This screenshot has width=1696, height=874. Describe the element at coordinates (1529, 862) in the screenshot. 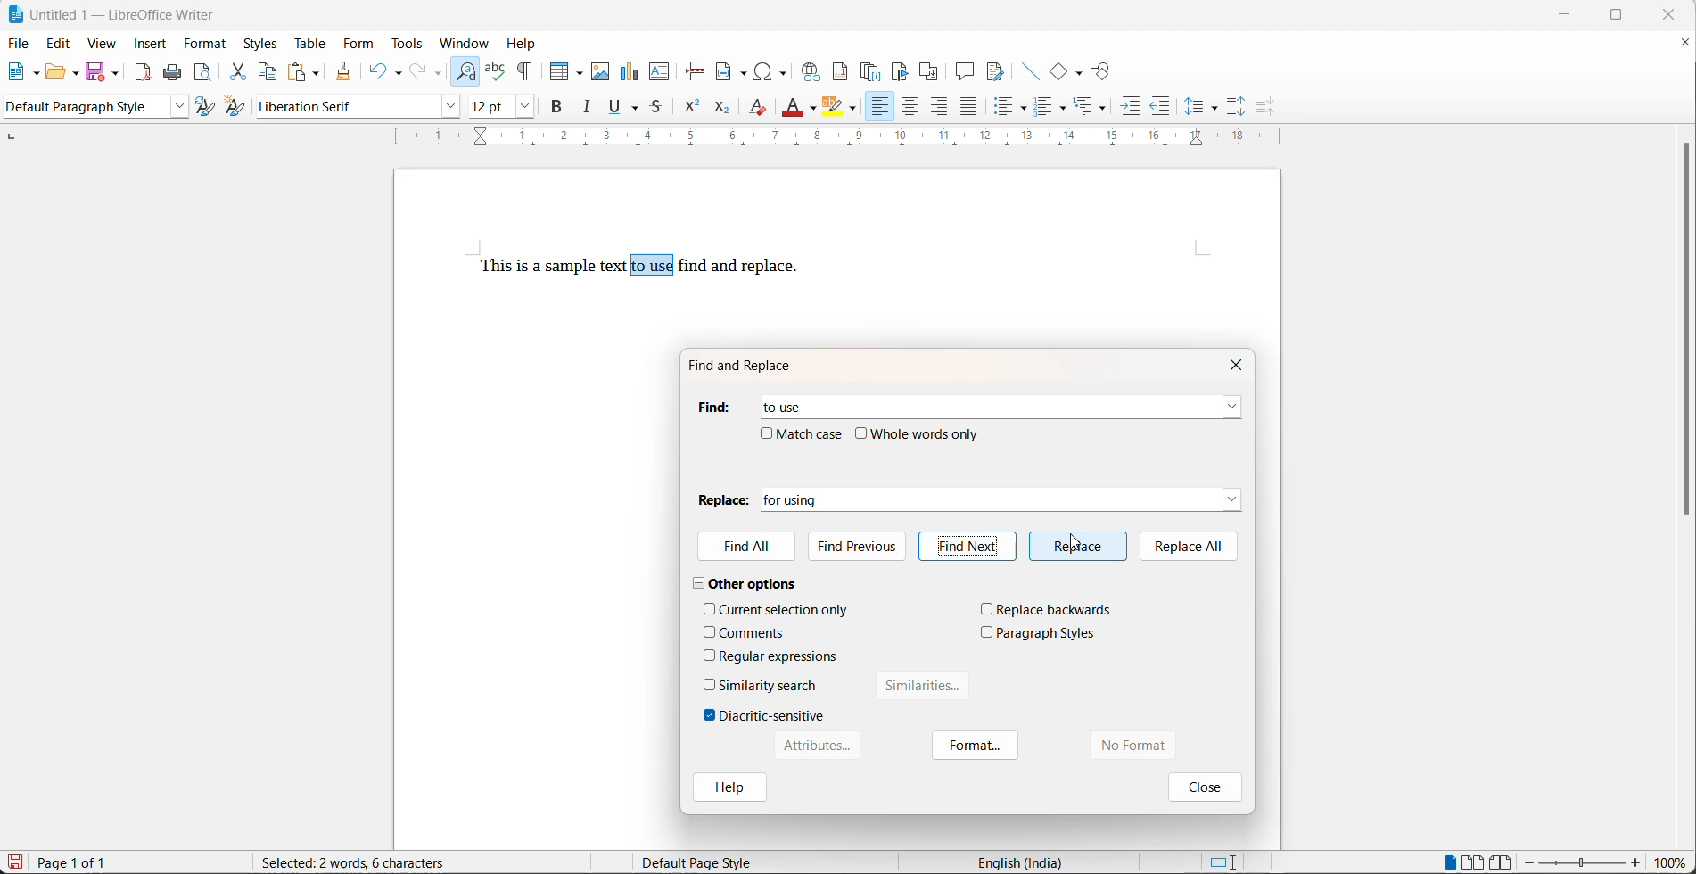

I see `decrease zoom` at that location.